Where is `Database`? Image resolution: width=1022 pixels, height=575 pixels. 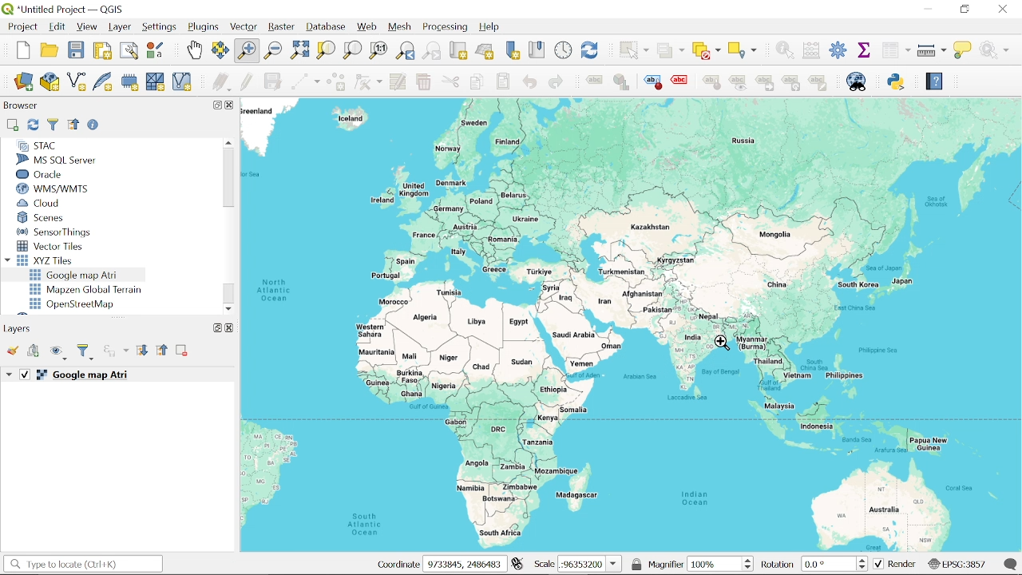 Database is located at coordinates (327, 28).